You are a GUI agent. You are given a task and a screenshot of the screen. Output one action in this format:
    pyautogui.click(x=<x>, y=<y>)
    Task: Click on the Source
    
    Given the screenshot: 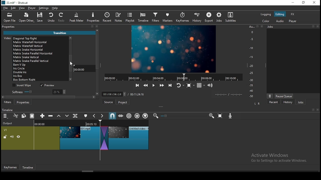 What is the action you would take?
    pyautogui.click(x=108, y=102)
    